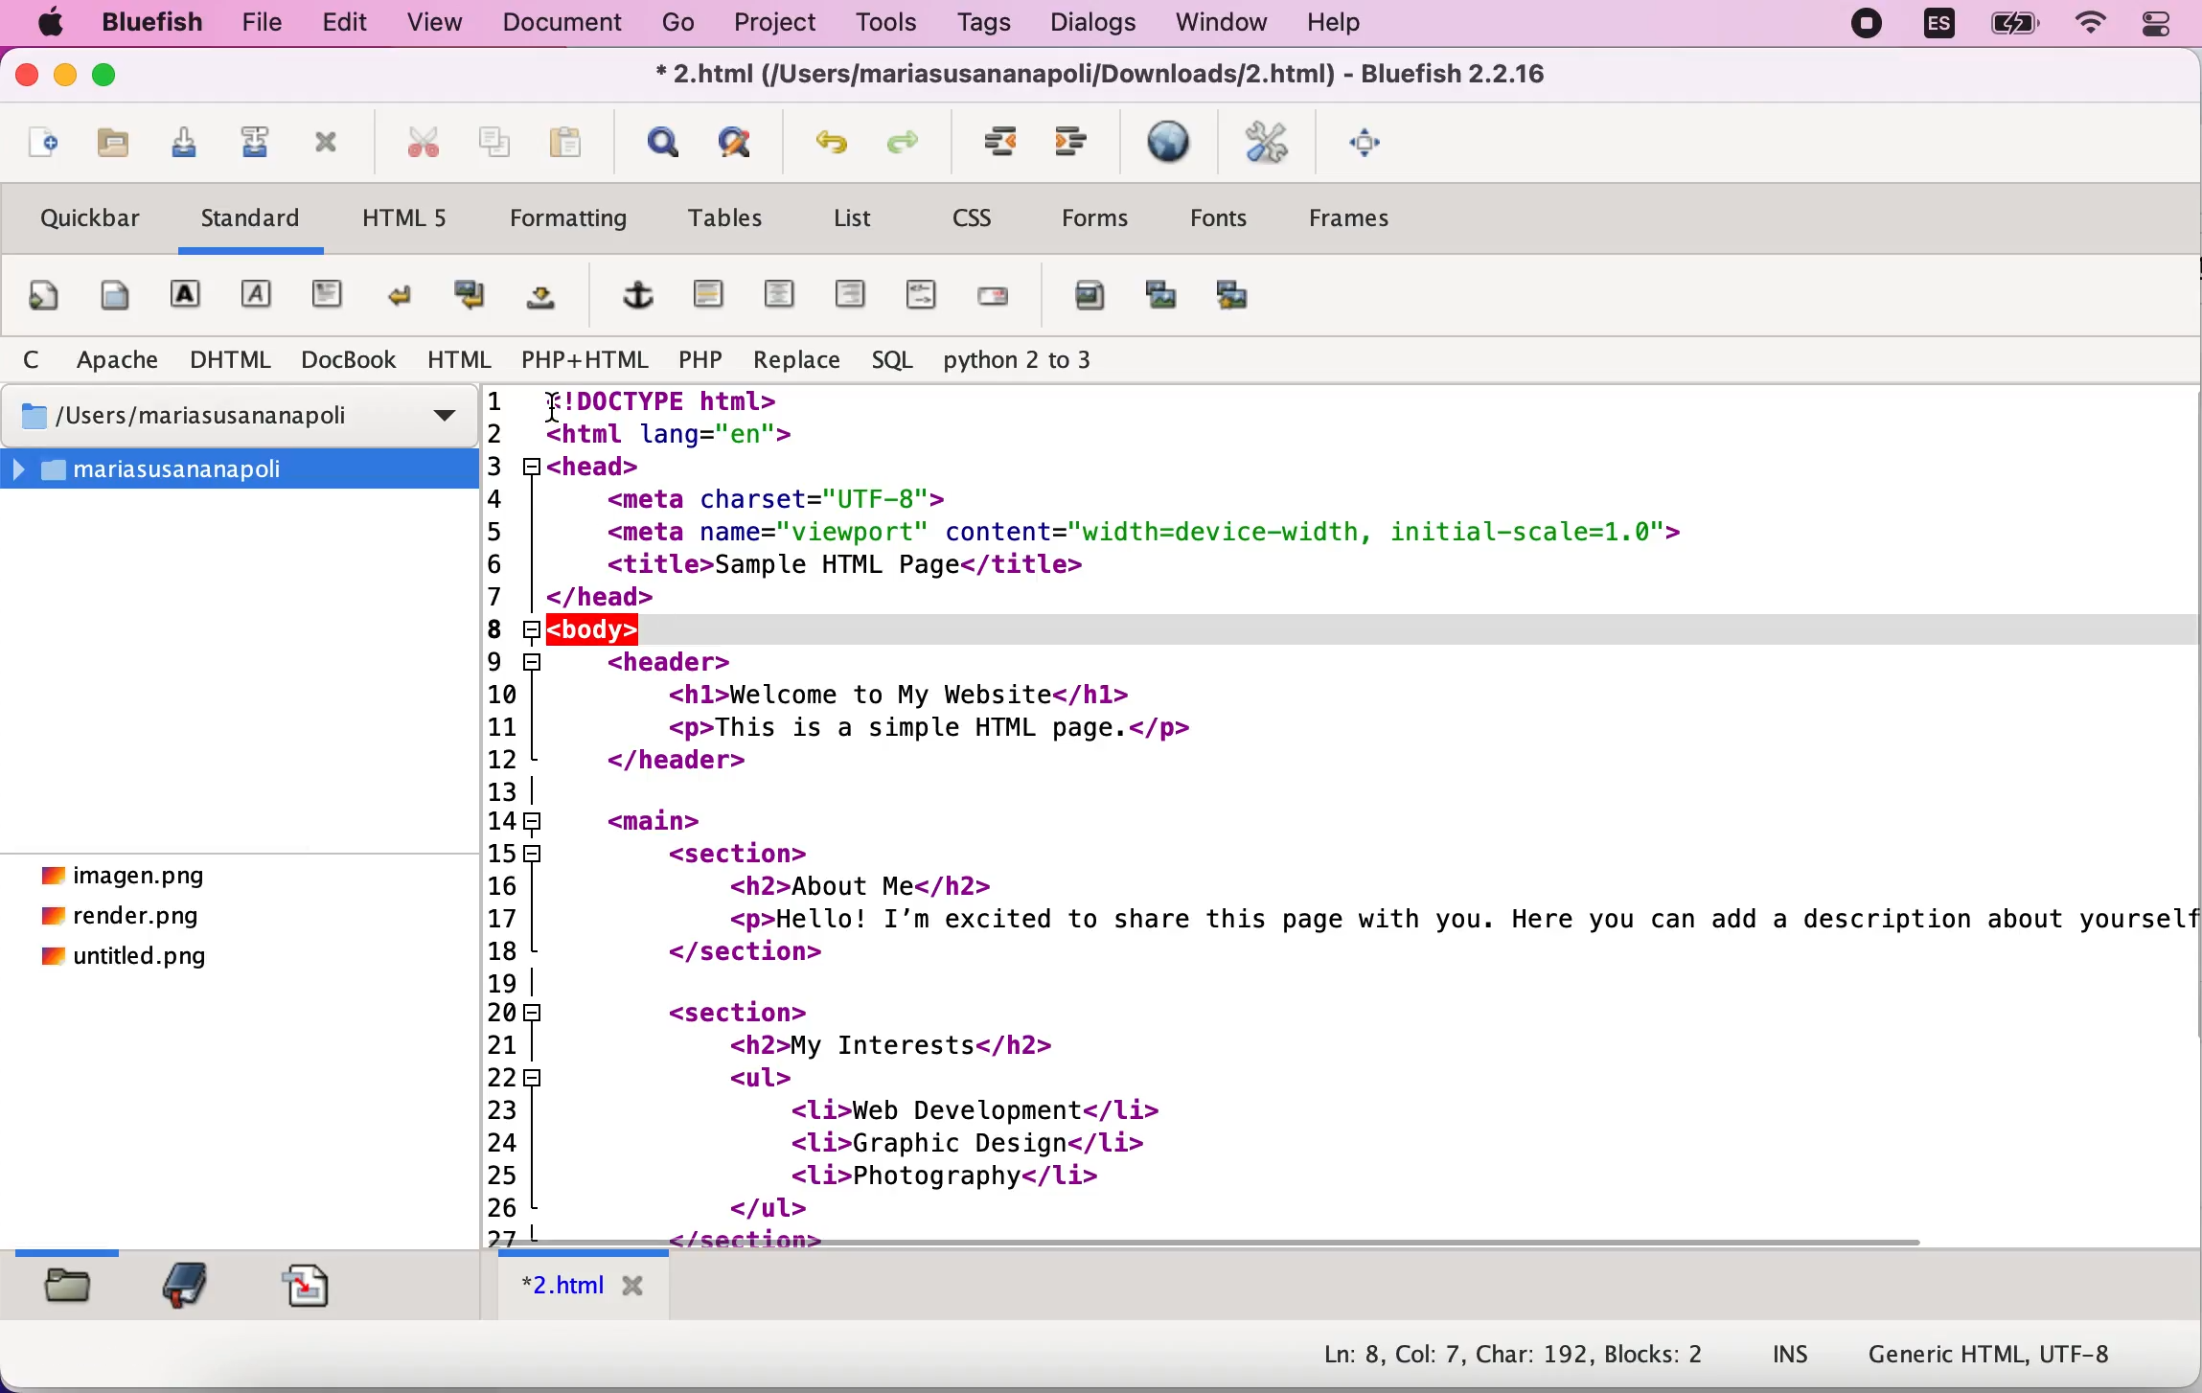 This screenshot has height=1393, width=2202. I want to click on view, so click(439, 23).